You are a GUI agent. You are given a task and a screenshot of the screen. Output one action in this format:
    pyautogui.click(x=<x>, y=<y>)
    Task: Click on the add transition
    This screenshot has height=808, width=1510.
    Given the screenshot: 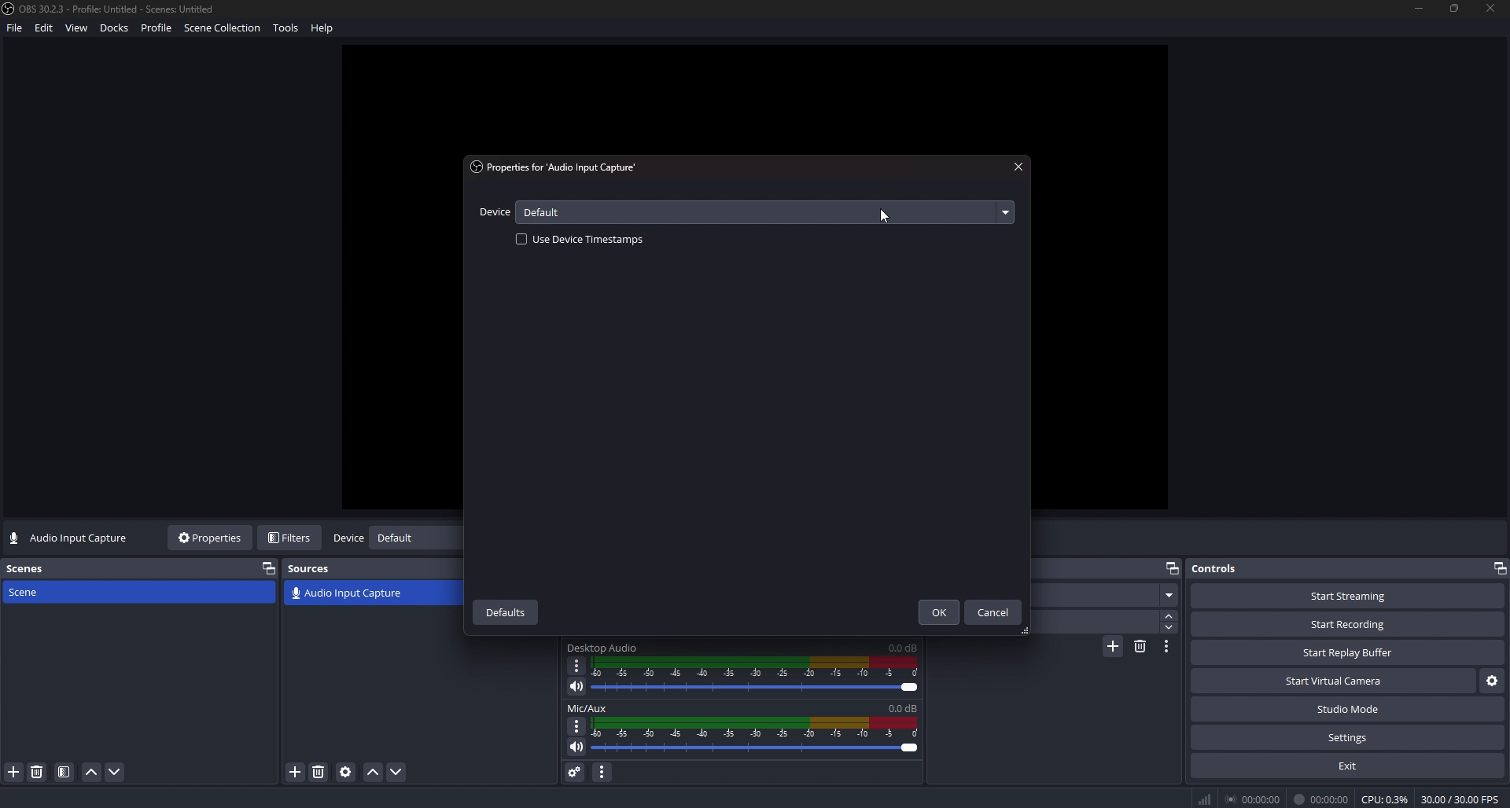 What is the action you would take?
    pyautogui.click(x=1113, y=648)
    